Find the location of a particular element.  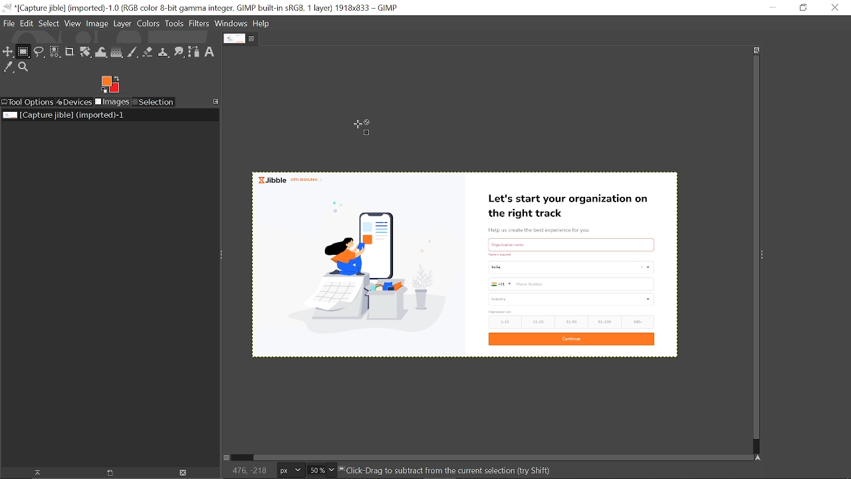

Close  is located at coordinates (836, 7).